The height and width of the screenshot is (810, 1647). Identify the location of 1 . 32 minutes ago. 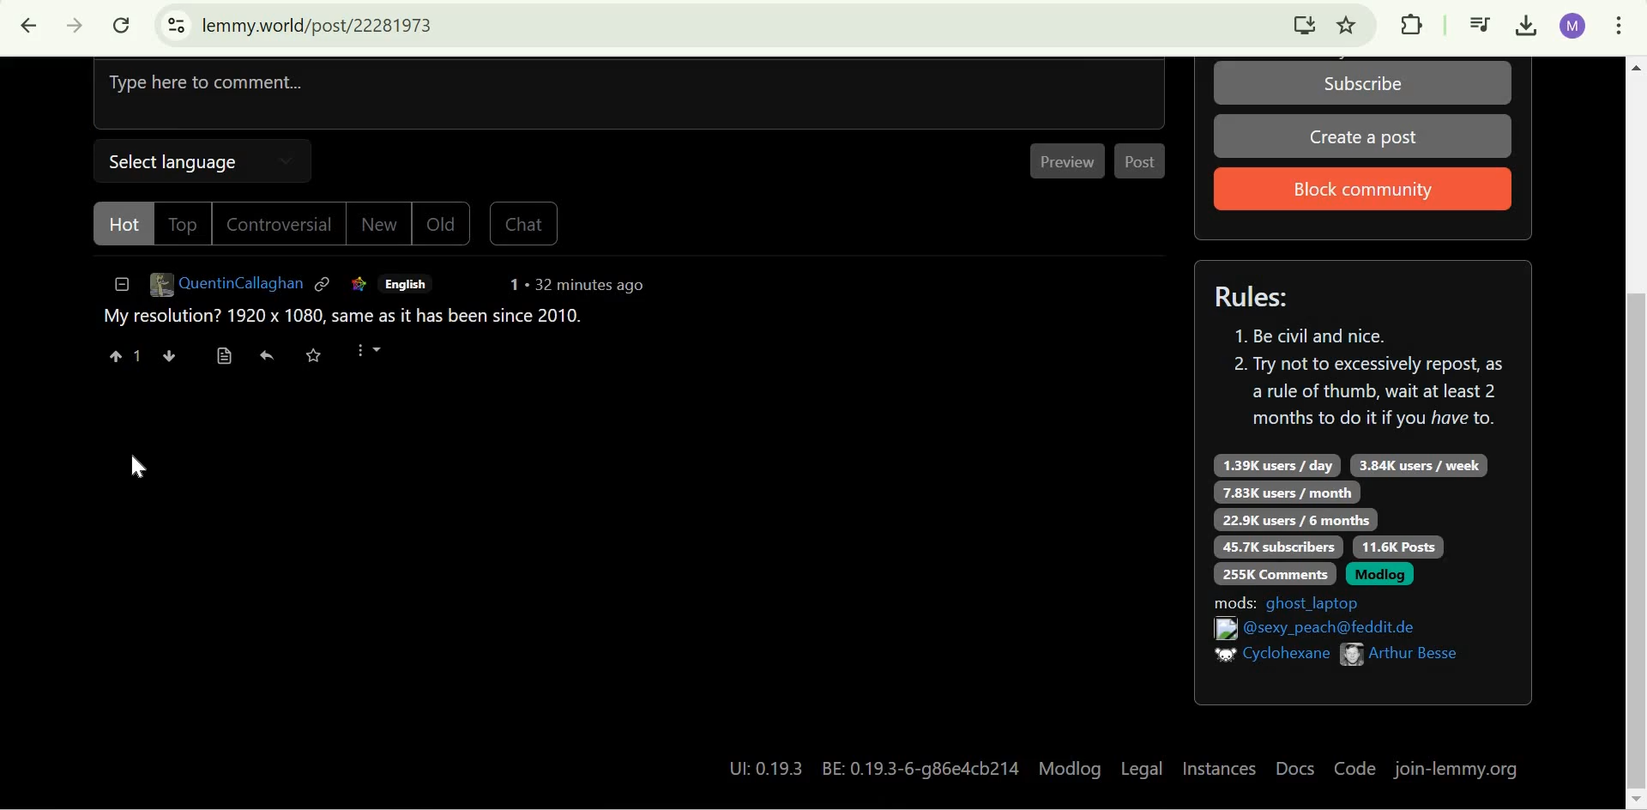
(591, 286).